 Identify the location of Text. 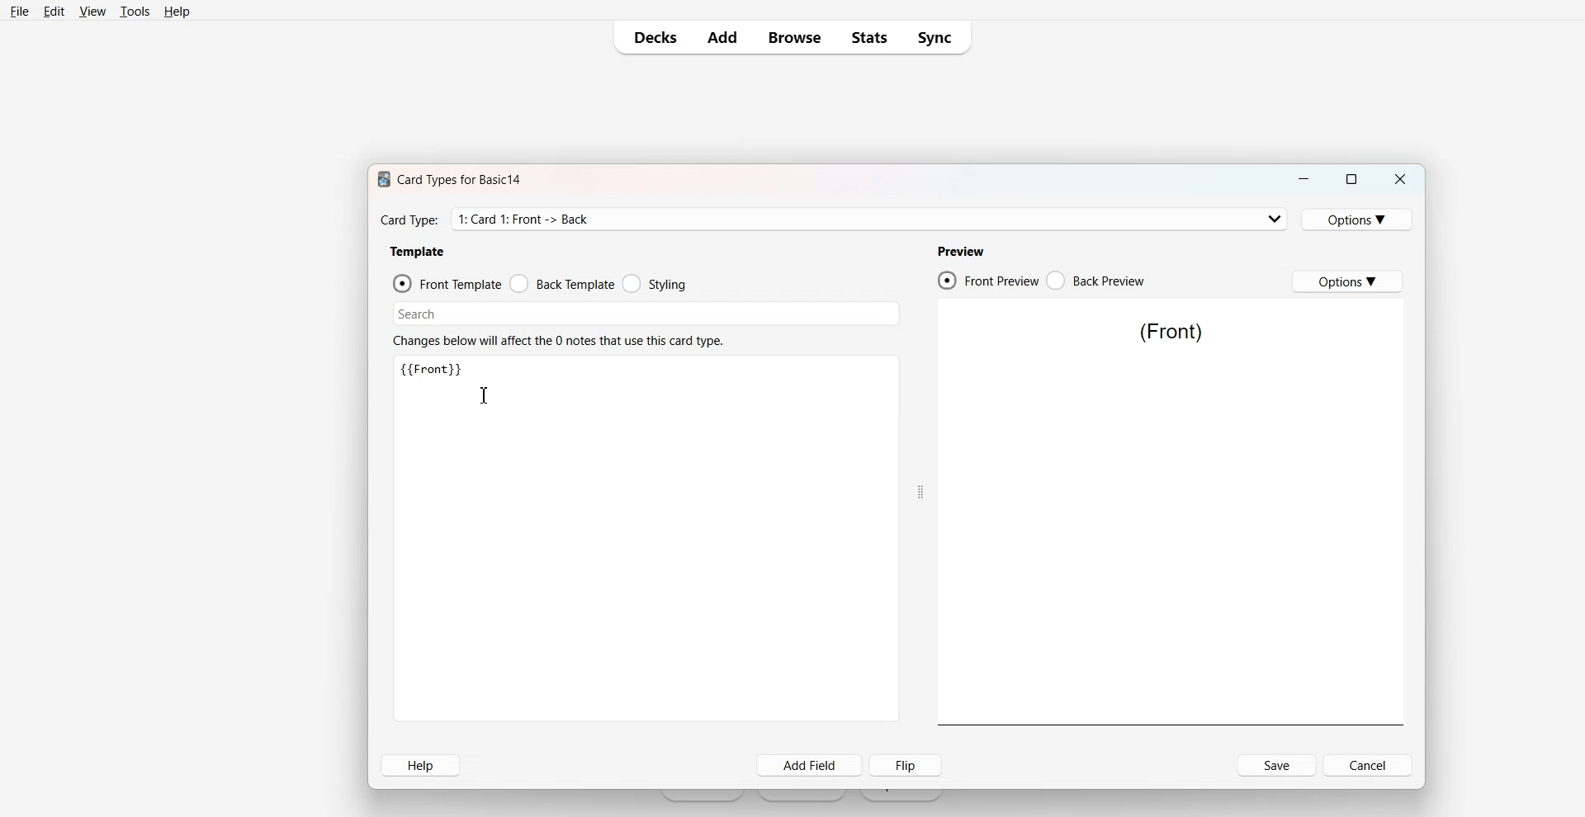
(1173, 332).